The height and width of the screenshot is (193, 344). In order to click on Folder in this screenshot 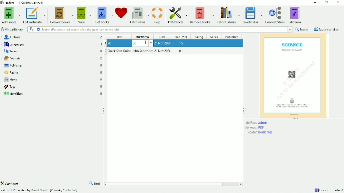, I will do `click(261, 132)`.